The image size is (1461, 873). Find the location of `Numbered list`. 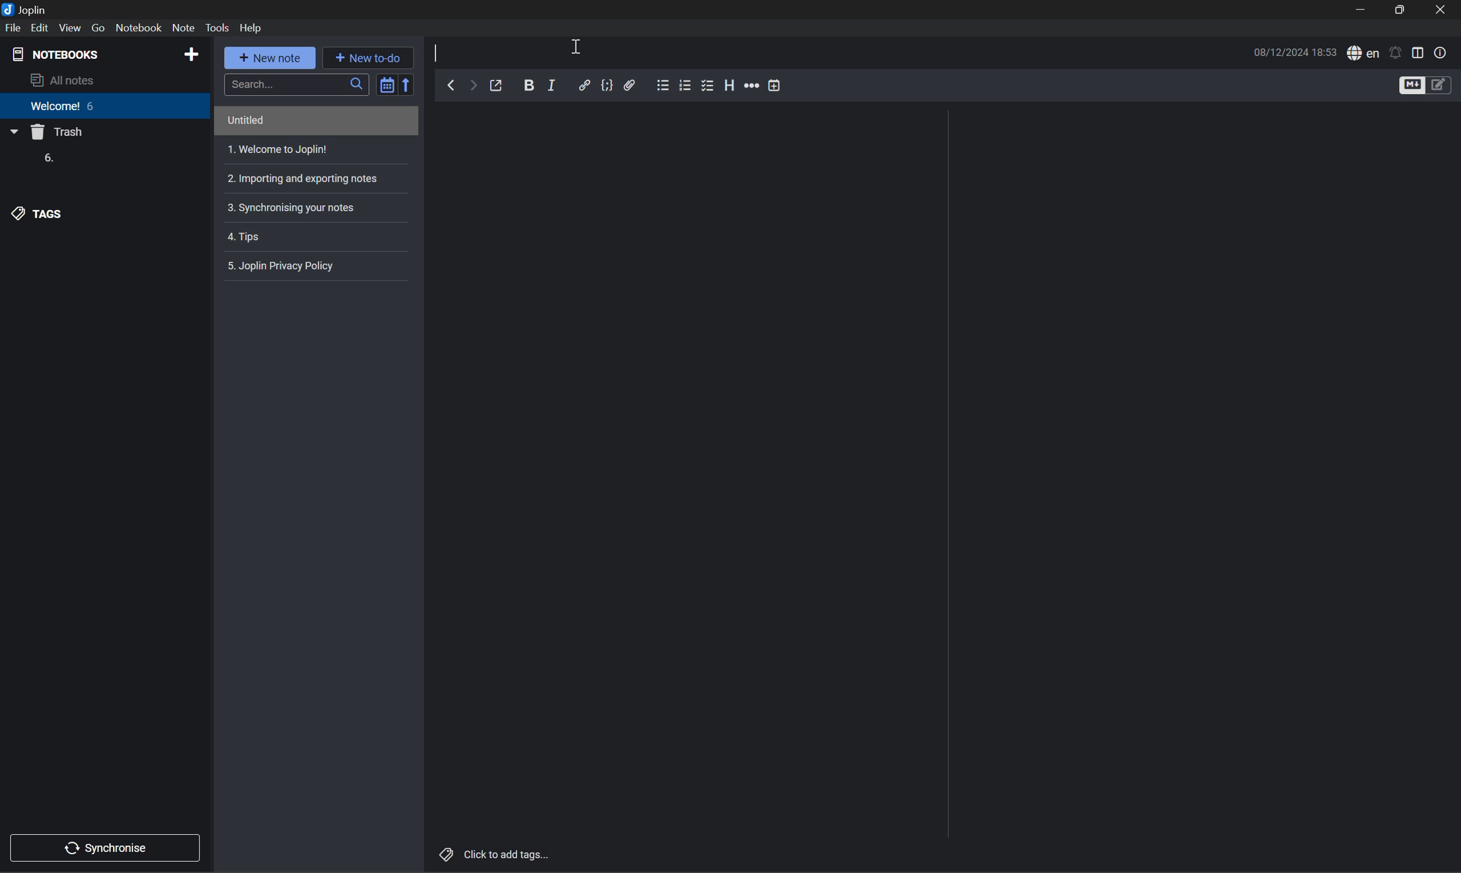

Numbered list is located at coordinates (686, 85).